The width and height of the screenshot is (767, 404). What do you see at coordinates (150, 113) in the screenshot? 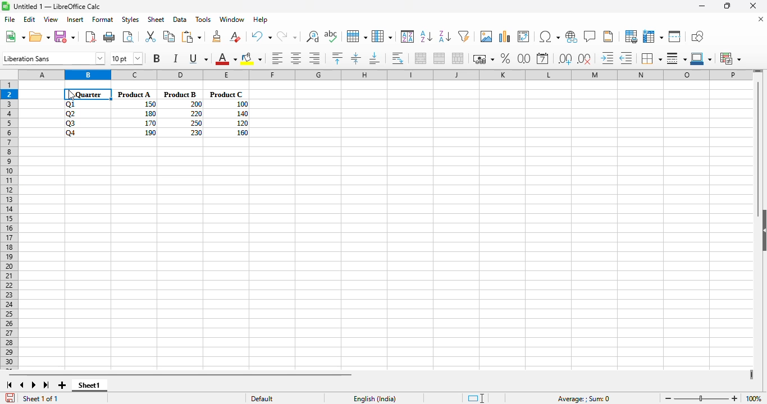
I see `180` at bounding box center [150, 113].